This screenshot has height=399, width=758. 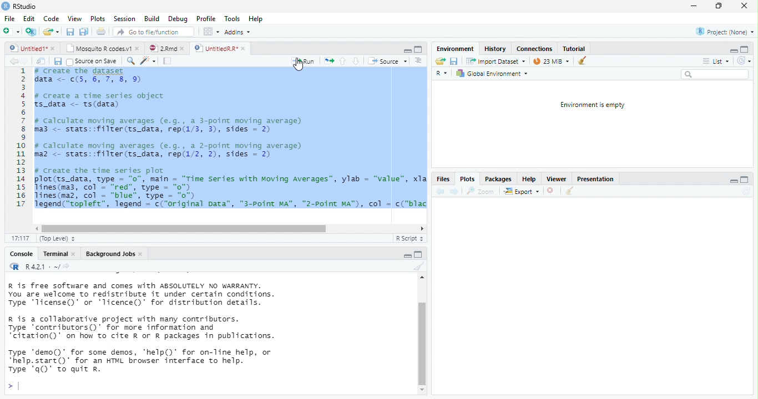 I want to click on horizontal scrollbar, so click(x=184, y=229).